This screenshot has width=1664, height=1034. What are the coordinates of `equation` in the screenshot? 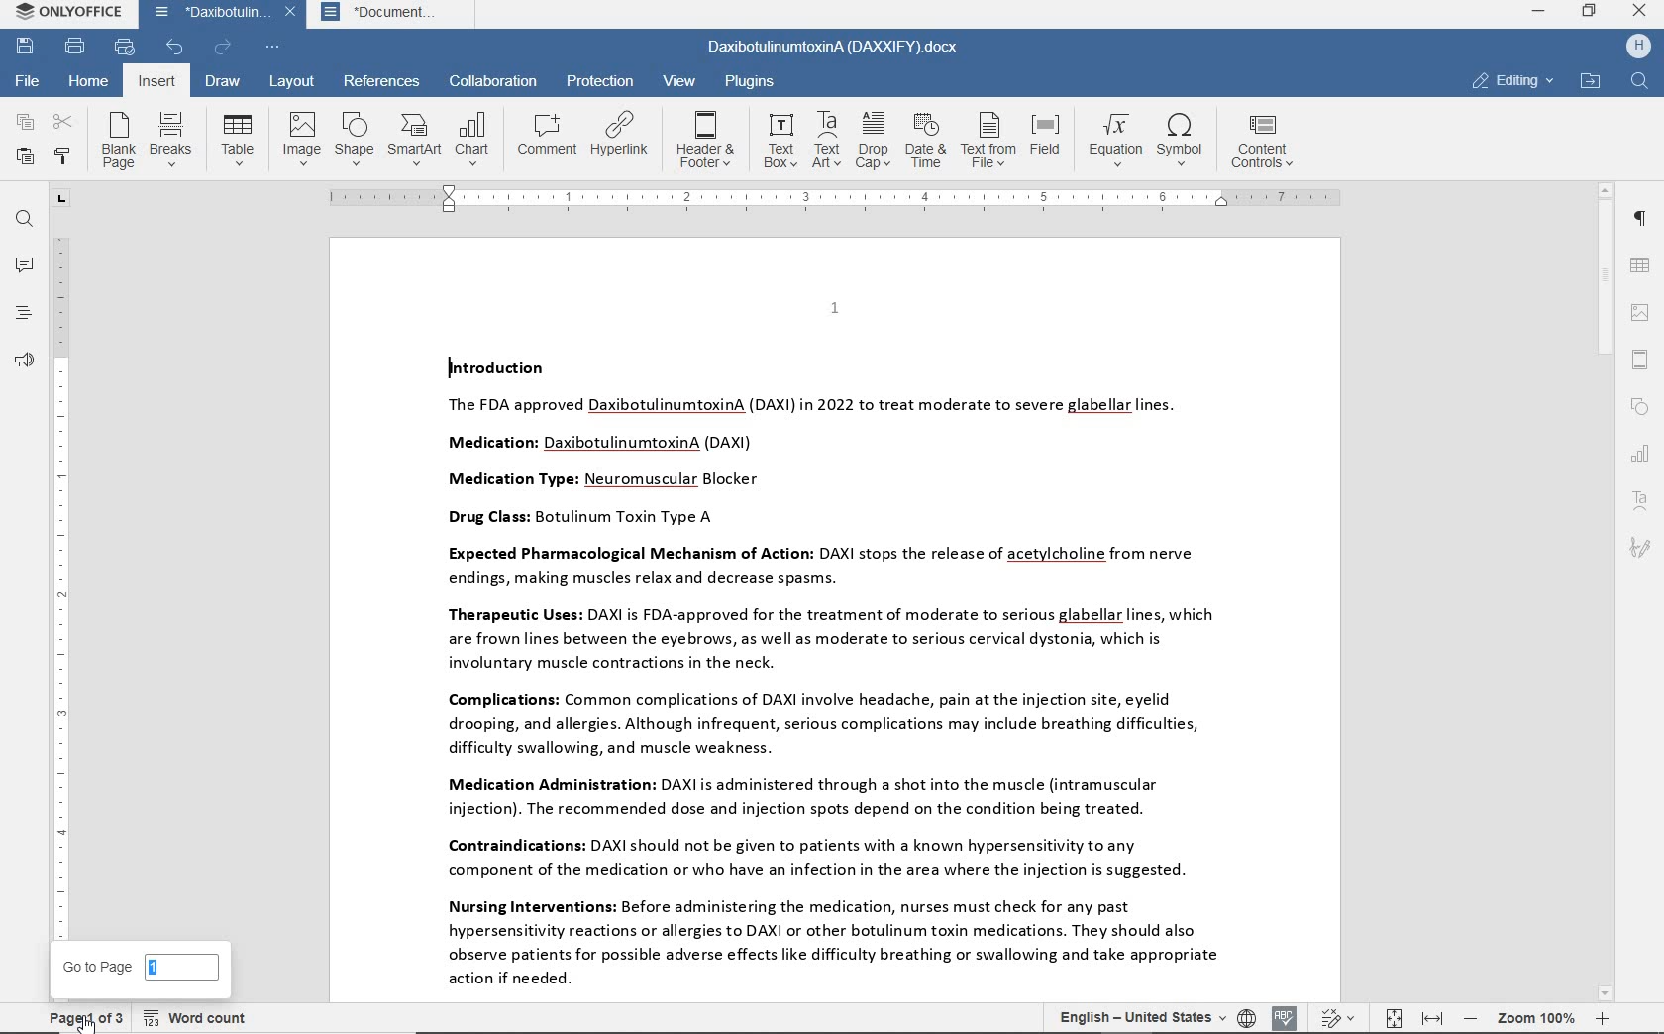 It's located at (1112, 140).